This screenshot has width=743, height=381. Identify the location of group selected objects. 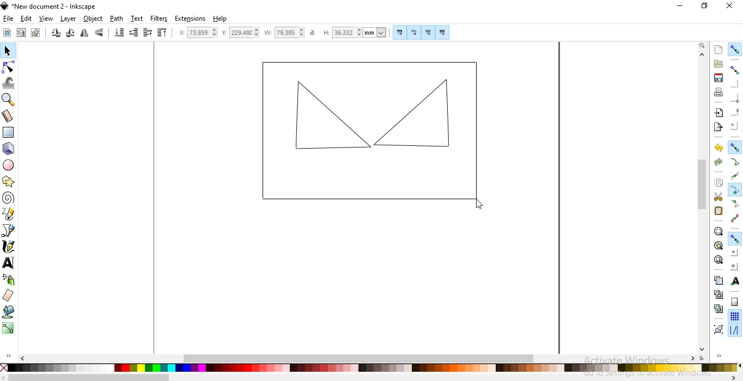
(720, 329).